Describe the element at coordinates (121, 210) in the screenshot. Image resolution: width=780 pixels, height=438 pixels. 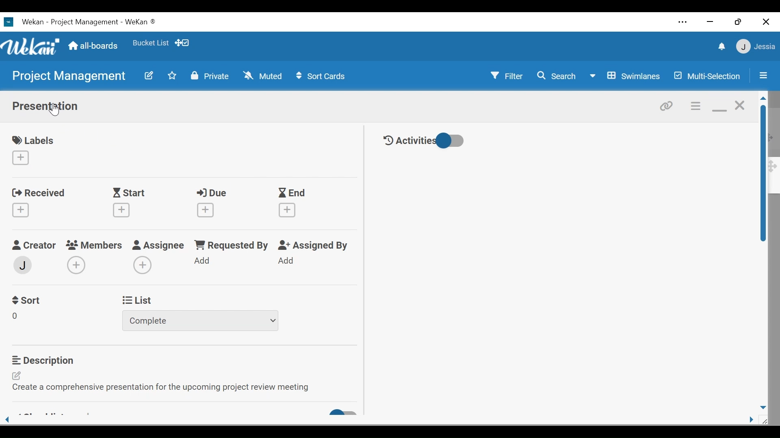
I see `Create Start Date` at that location.